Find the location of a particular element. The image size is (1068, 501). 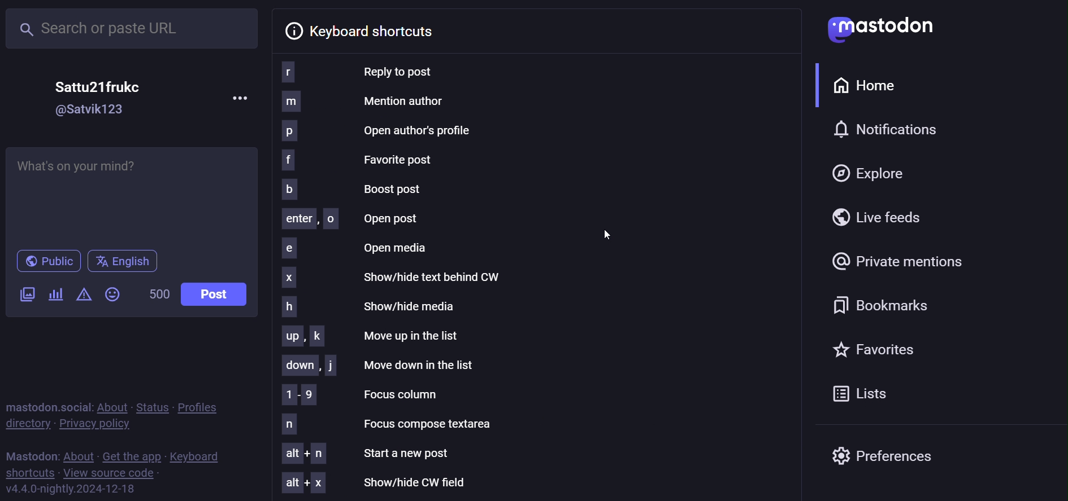

private mentions is located at coordinates (932, 261).